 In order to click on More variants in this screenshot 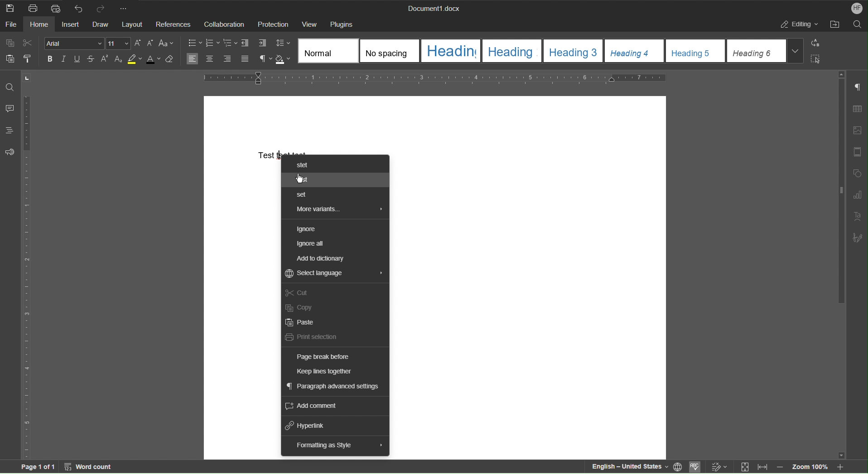, I will do `click(313, 210)`.